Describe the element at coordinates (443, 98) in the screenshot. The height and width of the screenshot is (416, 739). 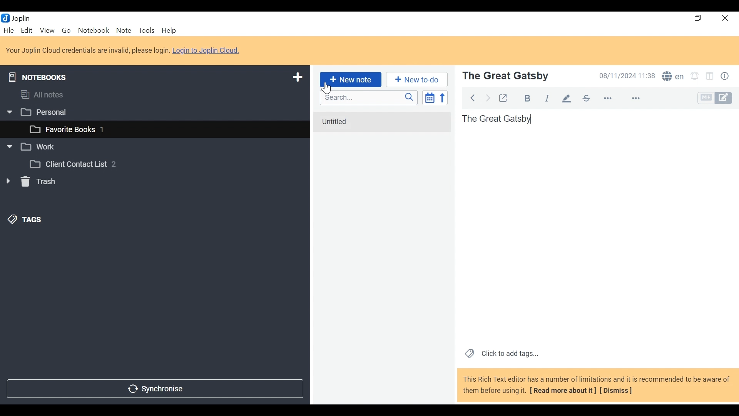
I see `Reverse sort order` at that location.